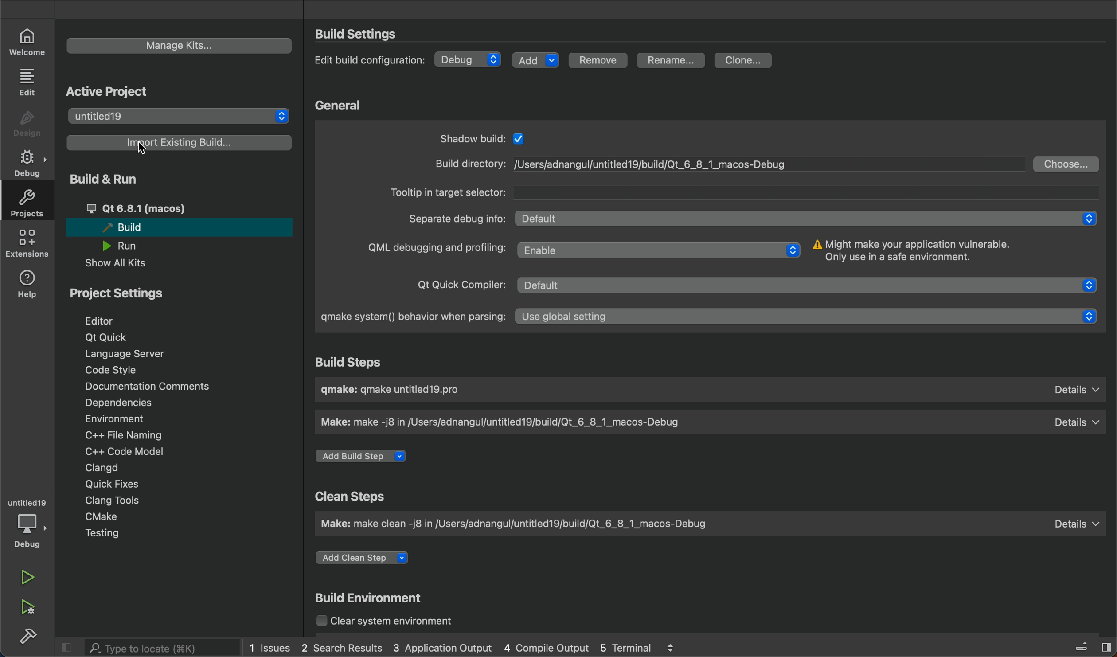  Describe the element at coordinates (156, 208) in the screenshot. I see `qt` at that location.